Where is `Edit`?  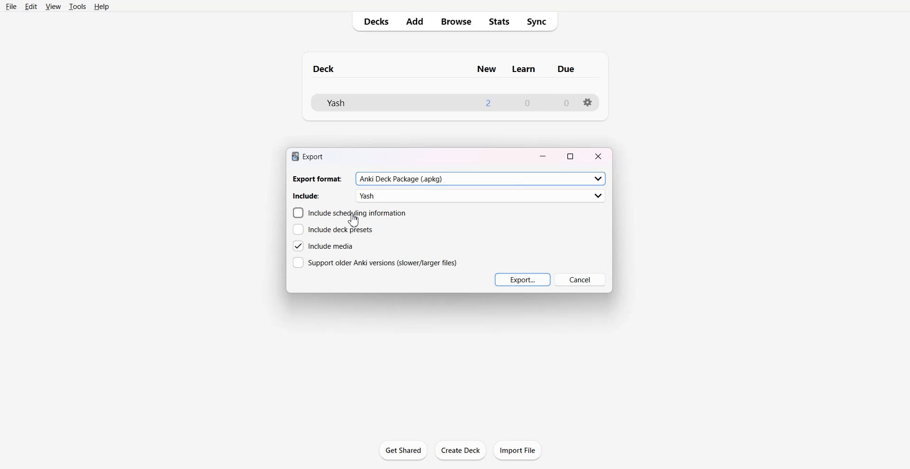
Edit is located at coordinates (32, 7).